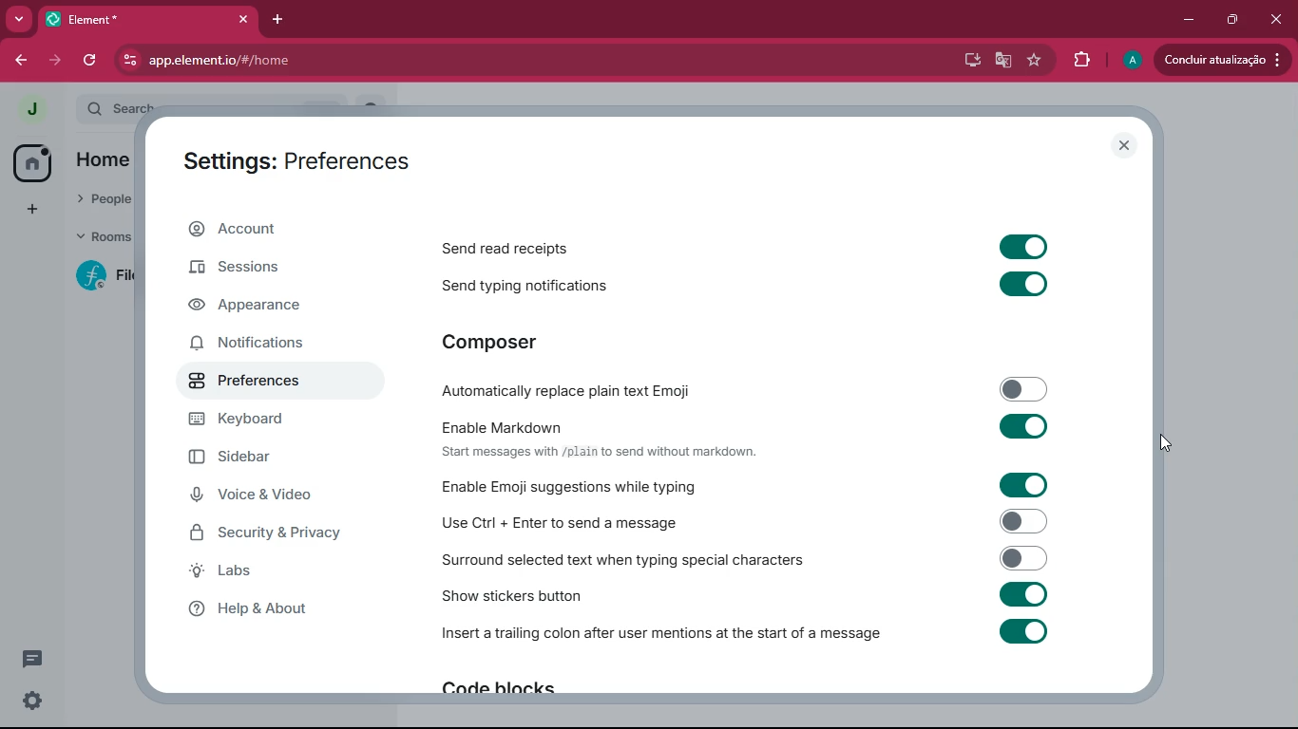 The height and width of the screenshot is (729, 1298). I want to click on more, so click(19, 20).